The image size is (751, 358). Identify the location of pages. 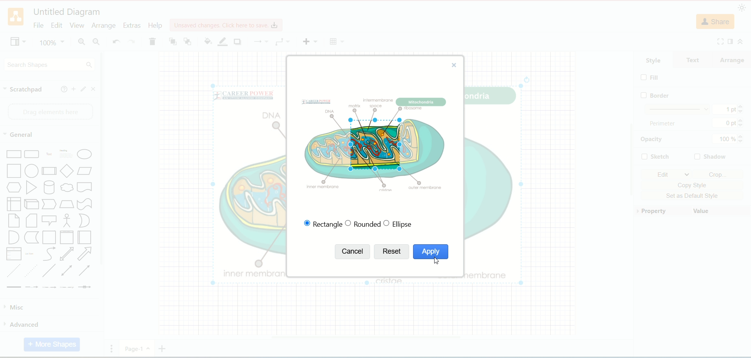
(114, 348).